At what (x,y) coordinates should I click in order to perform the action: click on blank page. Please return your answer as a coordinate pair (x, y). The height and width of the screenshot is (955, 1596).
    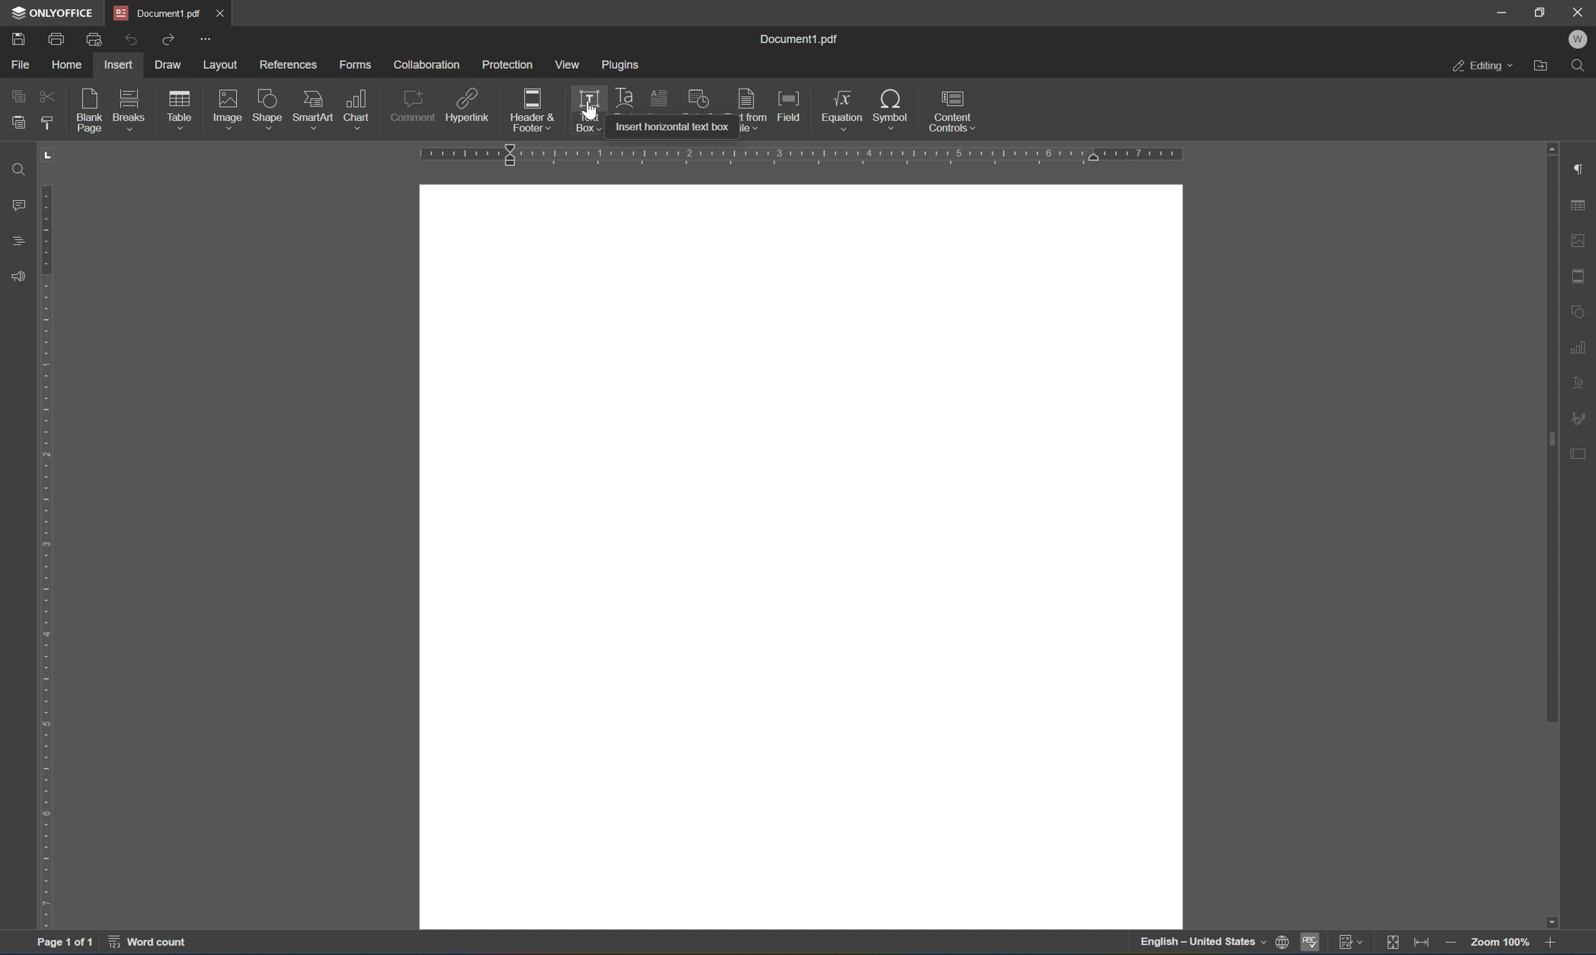
    Looking at the image, I should click on (93, 112).